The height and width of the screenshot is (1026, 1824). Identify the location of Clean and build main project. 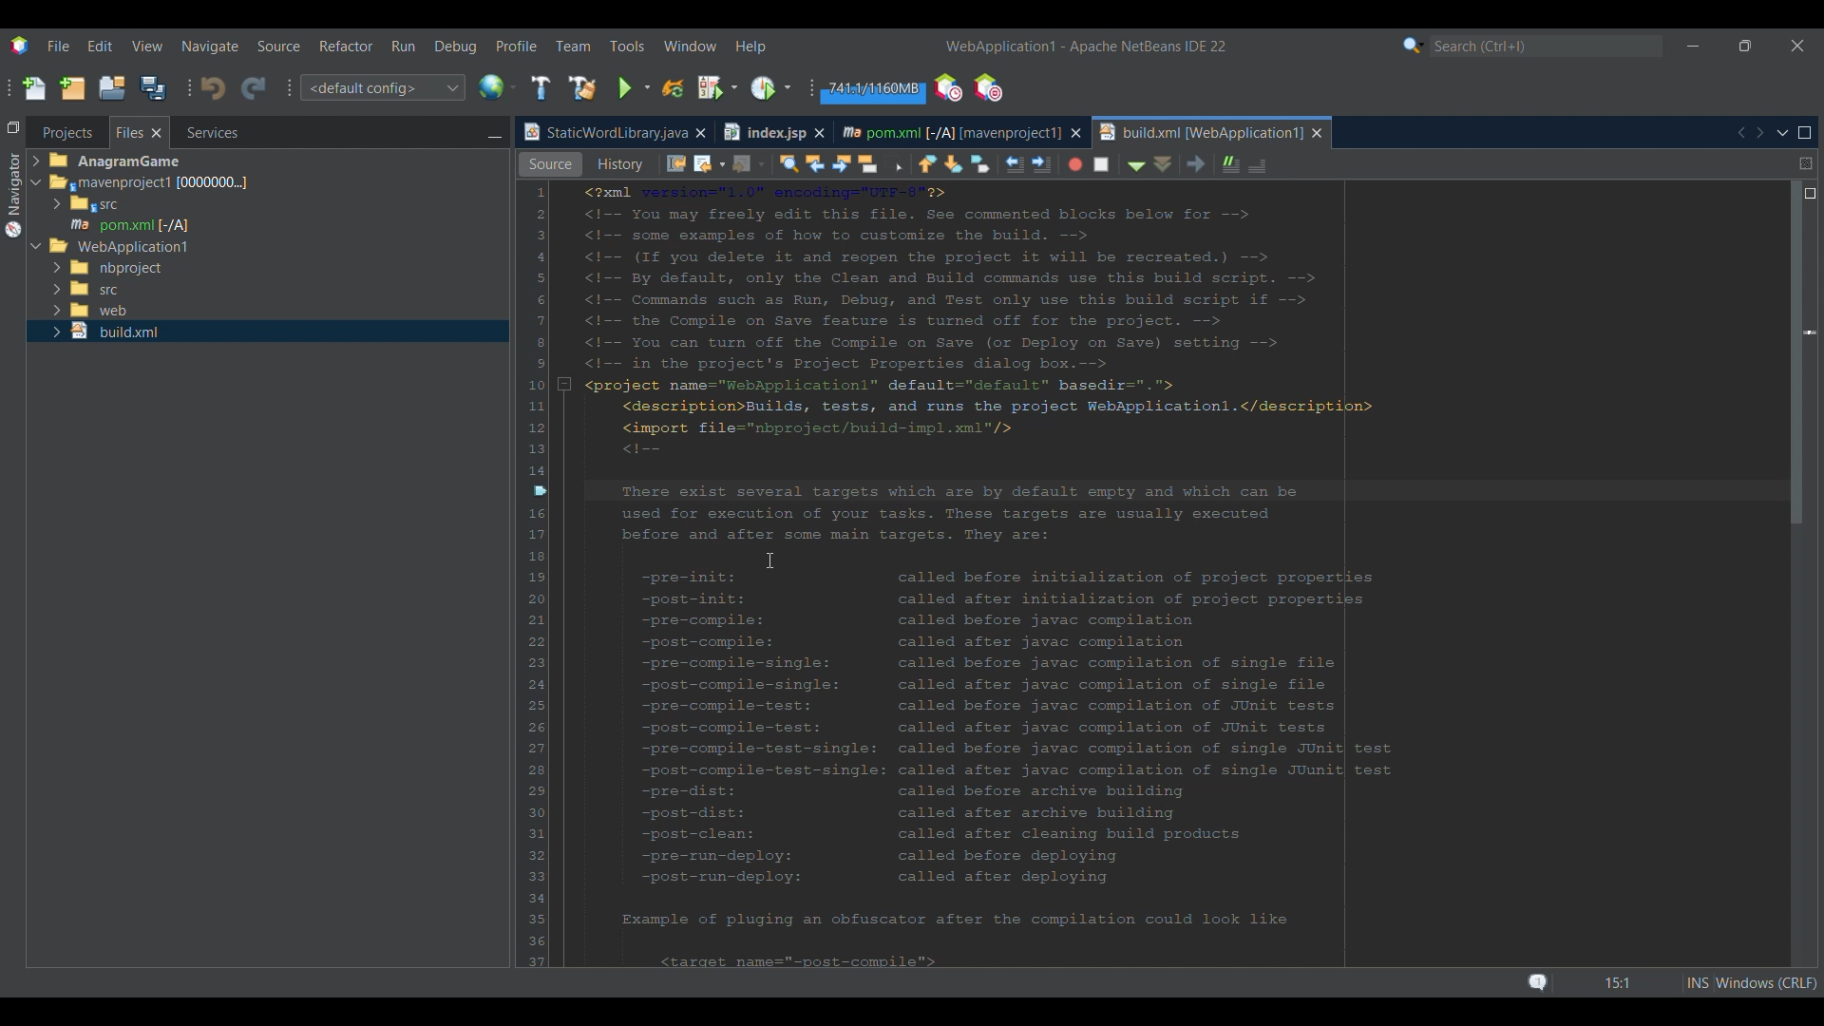
(582, 88).